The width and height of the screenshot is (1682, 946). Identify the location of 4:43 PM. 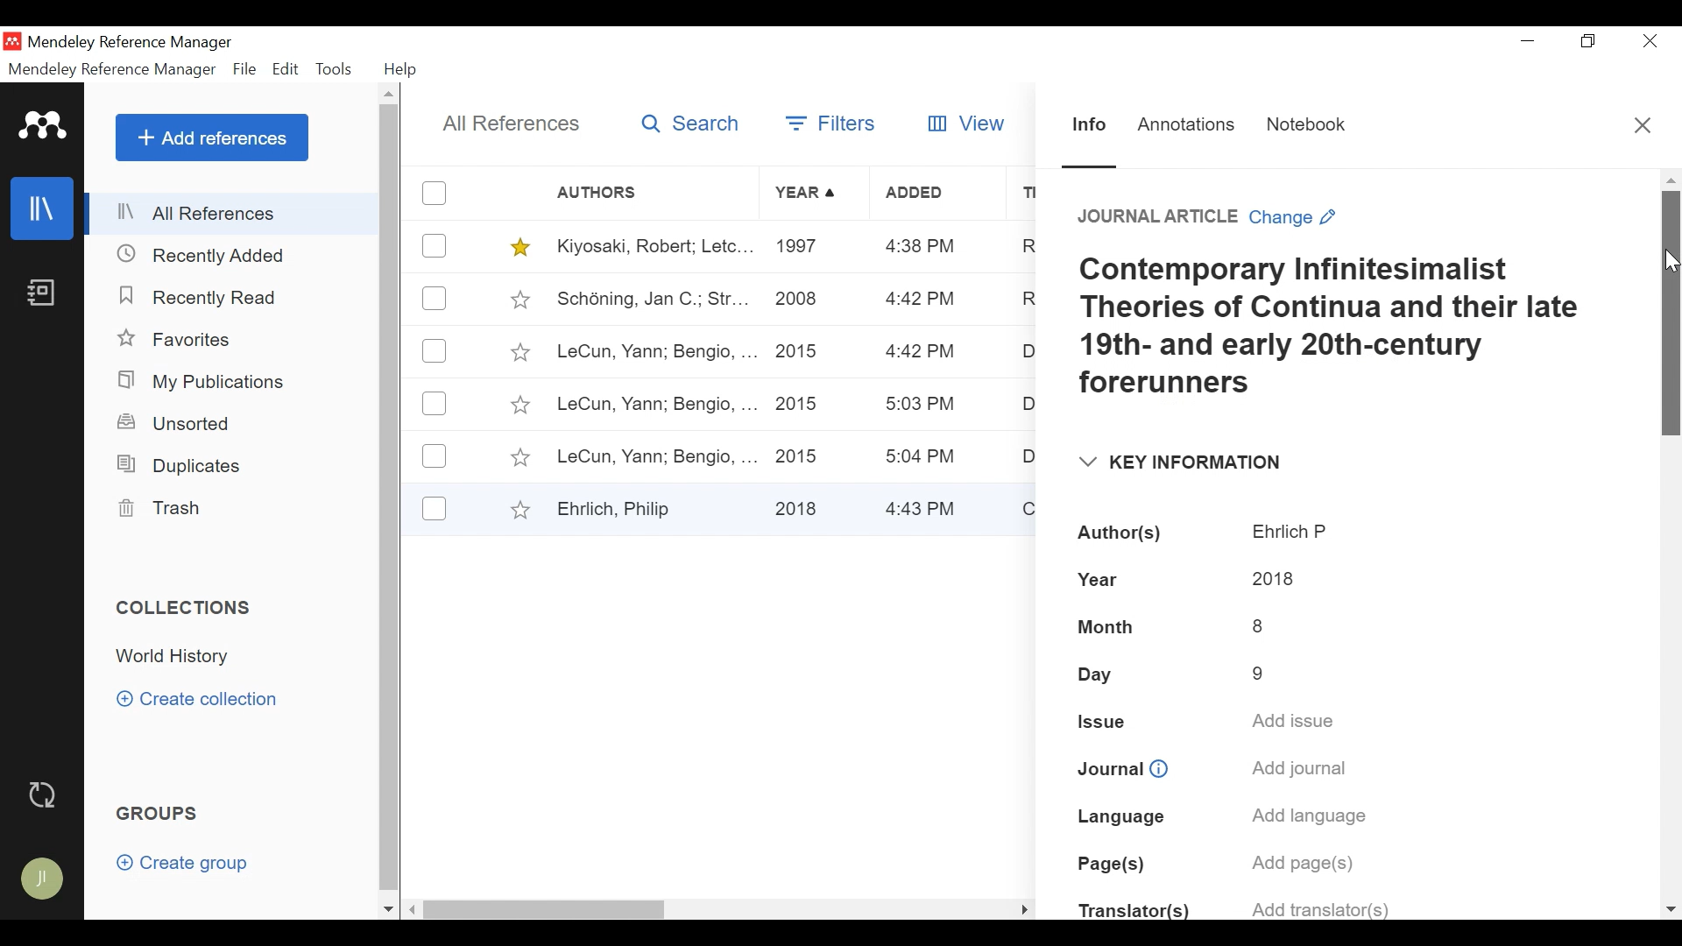
(927, 507).